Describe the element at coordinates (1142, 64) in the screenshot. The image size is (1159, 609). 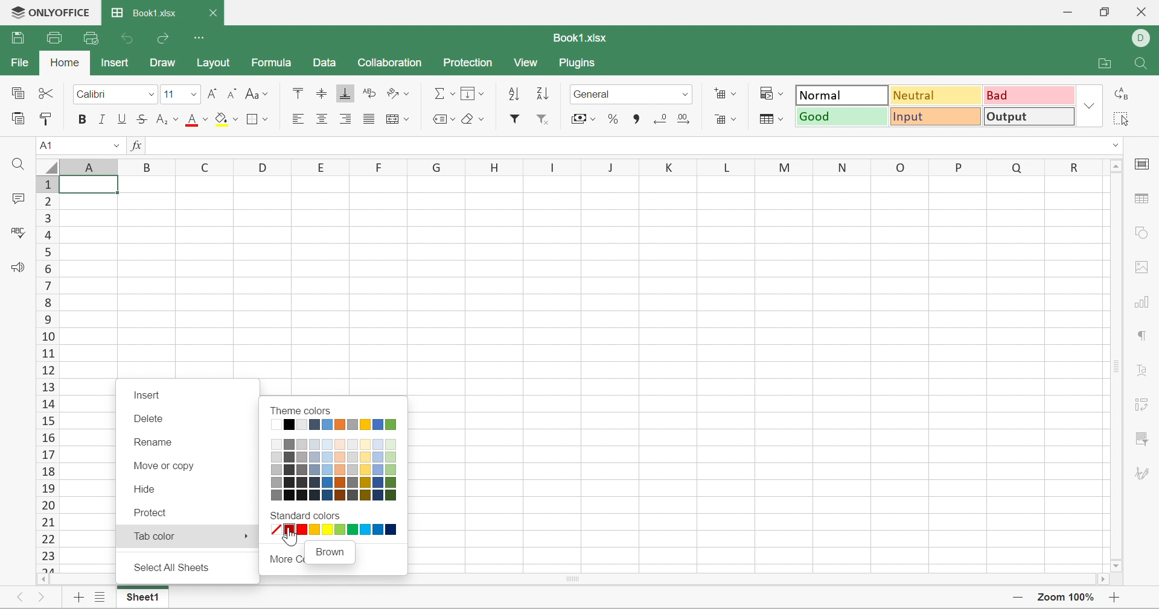
I see `Find` at that location.